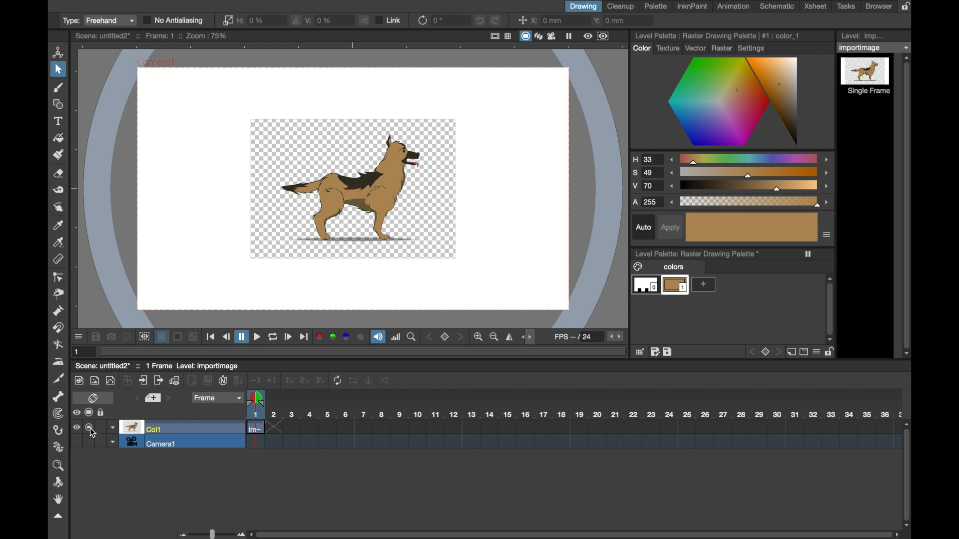 This screenshot has width=959, height=539. What do you see at coordinates (143, 380) in the screenshot?
I see `move` at bounding box center [143, 380].